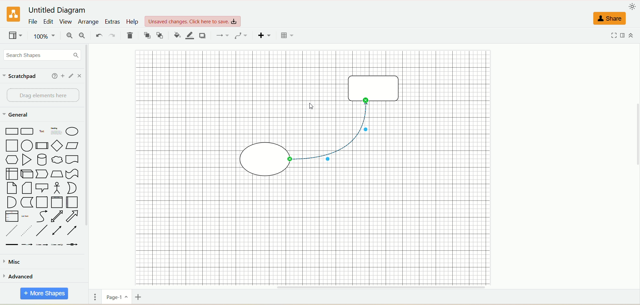 The height and width of the screenshot is (305, 640). Describe the element at coordinates (131, 36) in the screenshot. I see `delete` at that location.